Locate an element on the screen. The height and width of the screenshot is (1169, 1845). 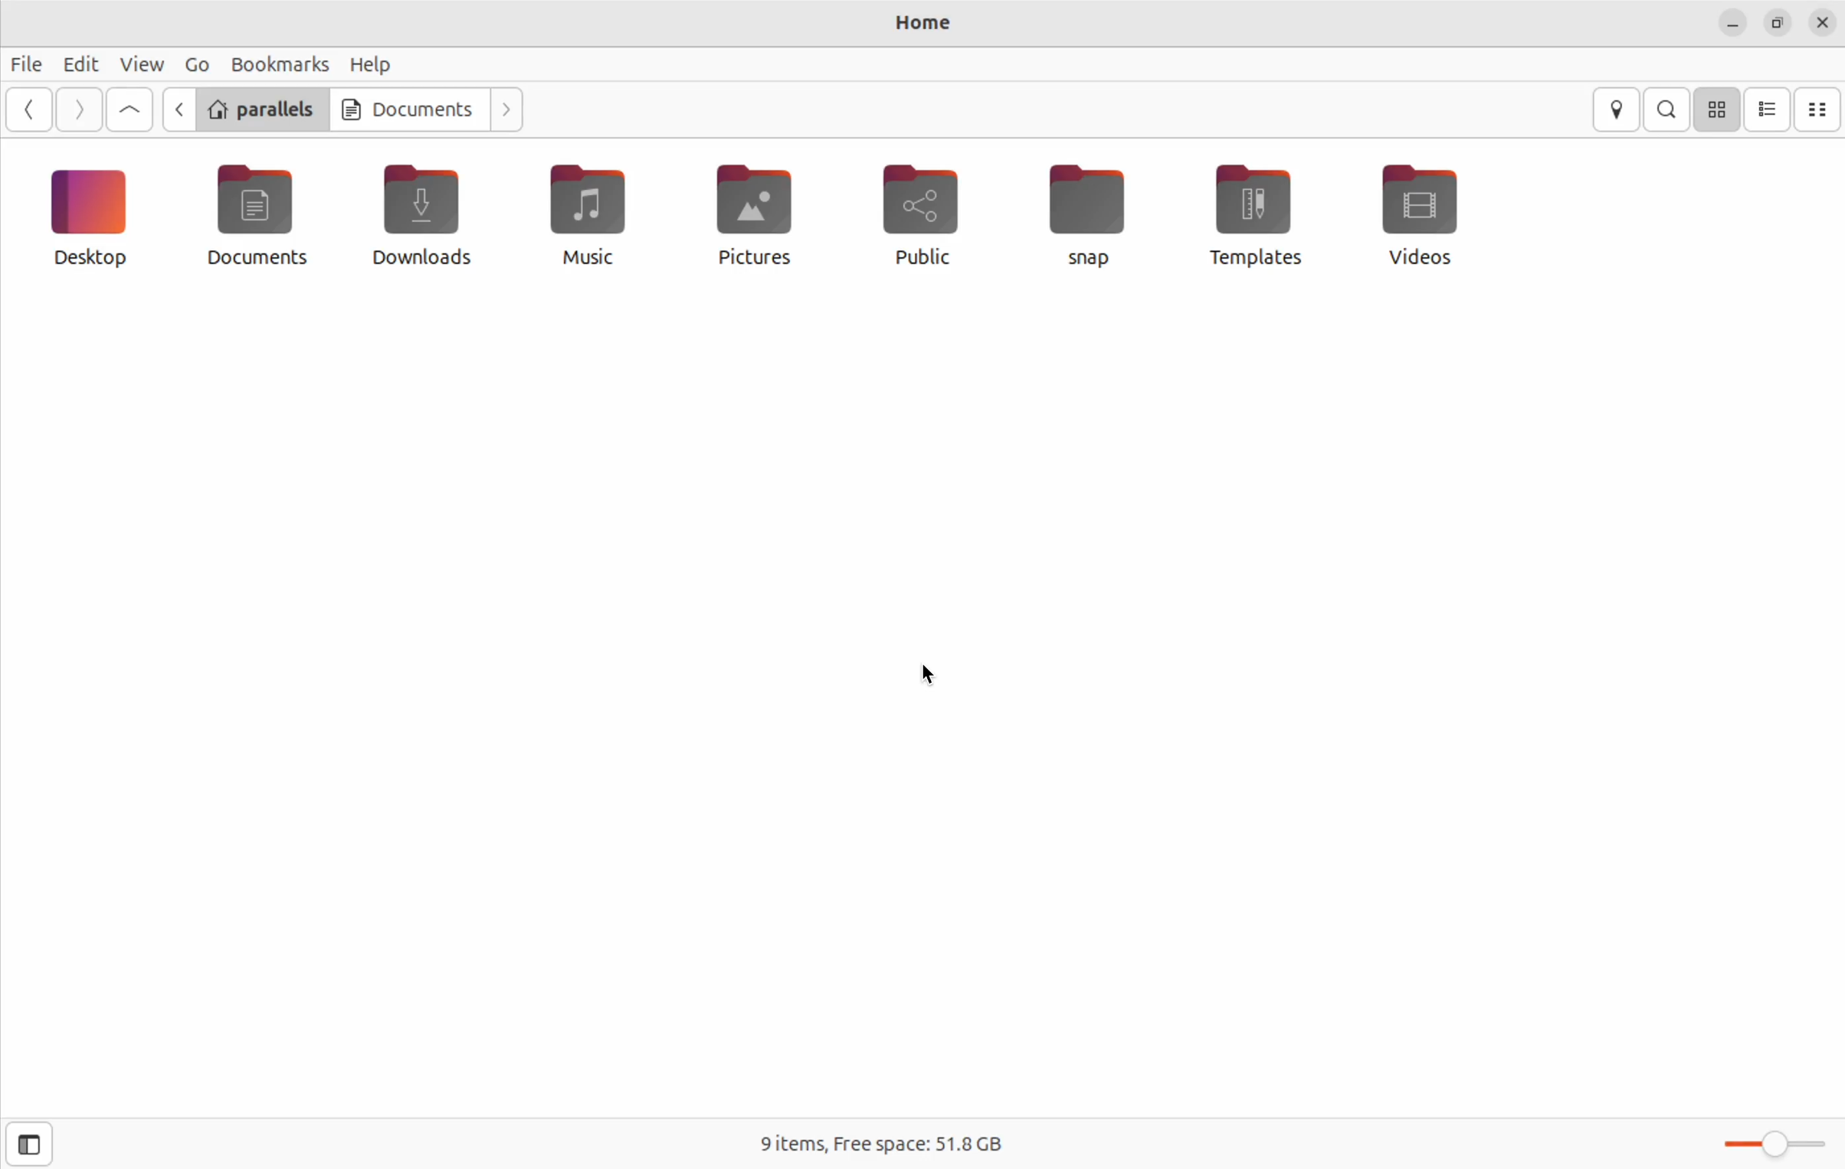
forward is located at coordinates (510, 110).